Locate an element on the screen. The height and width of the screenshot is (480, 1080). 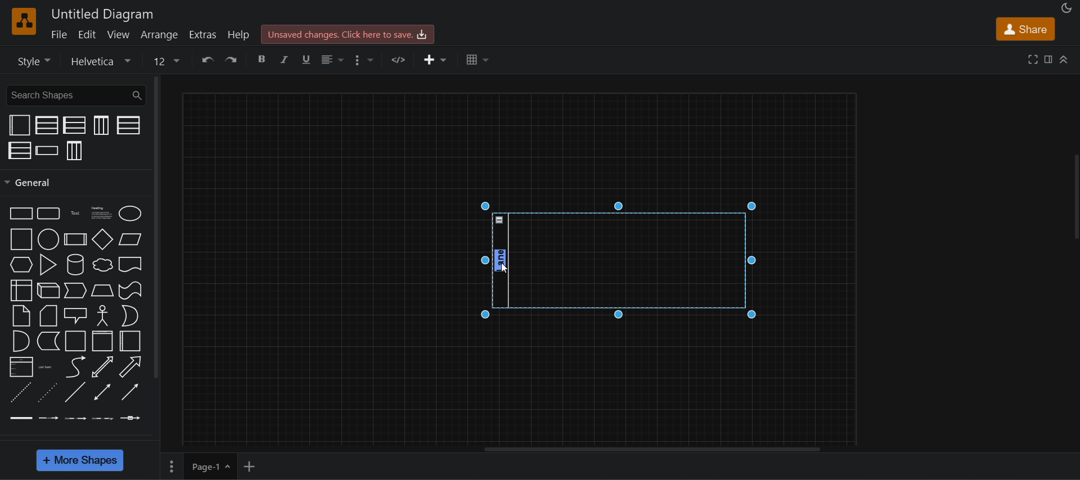
help is located at coordinates (242, 36).